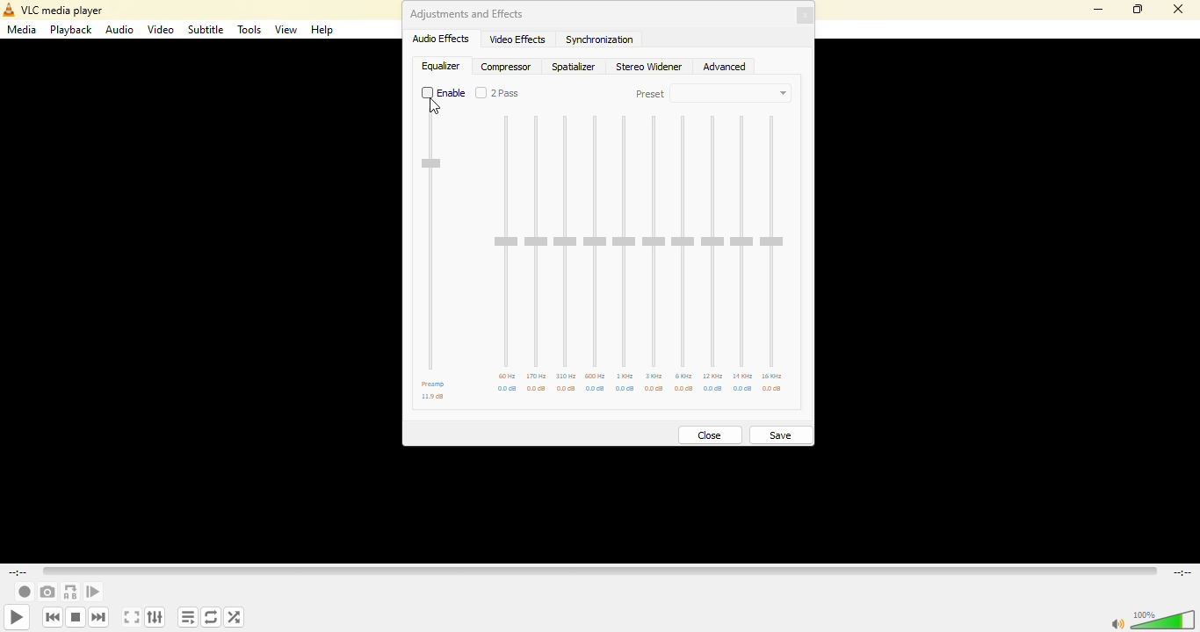 Image resolution: width=1200 pixels, height=632 pixels. I want to click on 60 hz, so click(507, 377).